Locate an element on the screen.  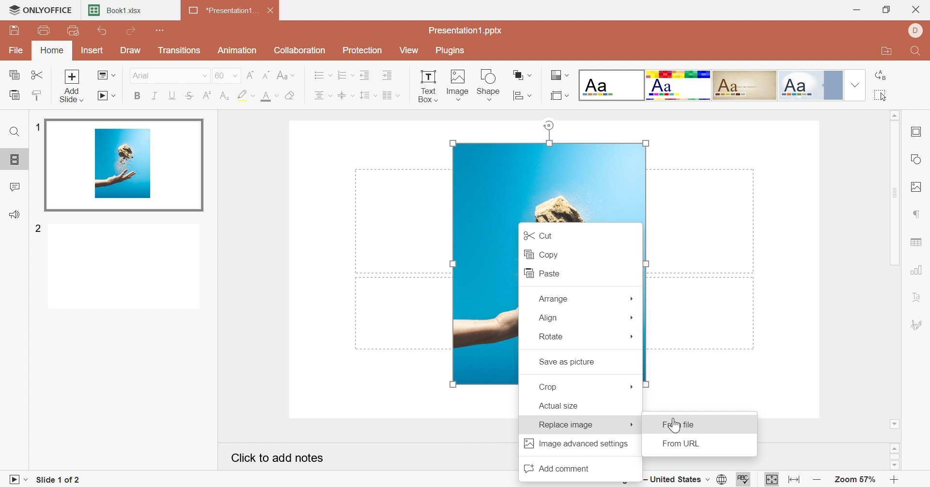
Decrement font size is located at coordinates (266, 74).